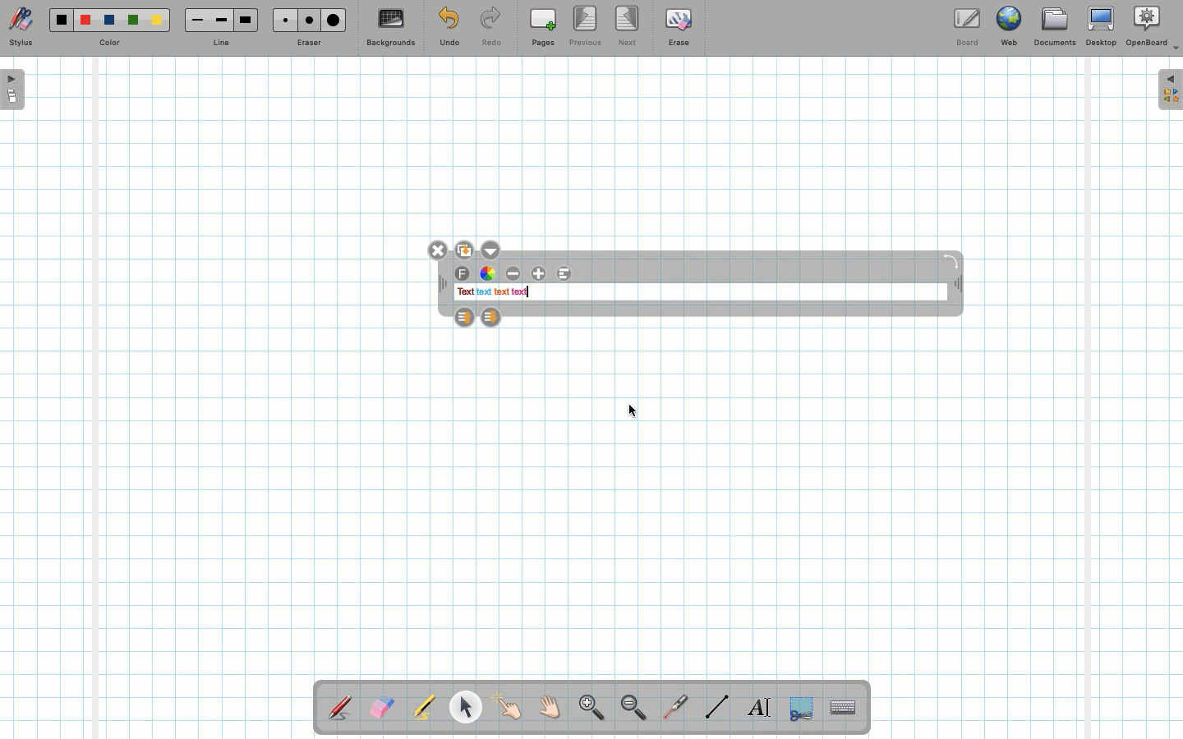  I want to click on Layer up, so click(463, 316).